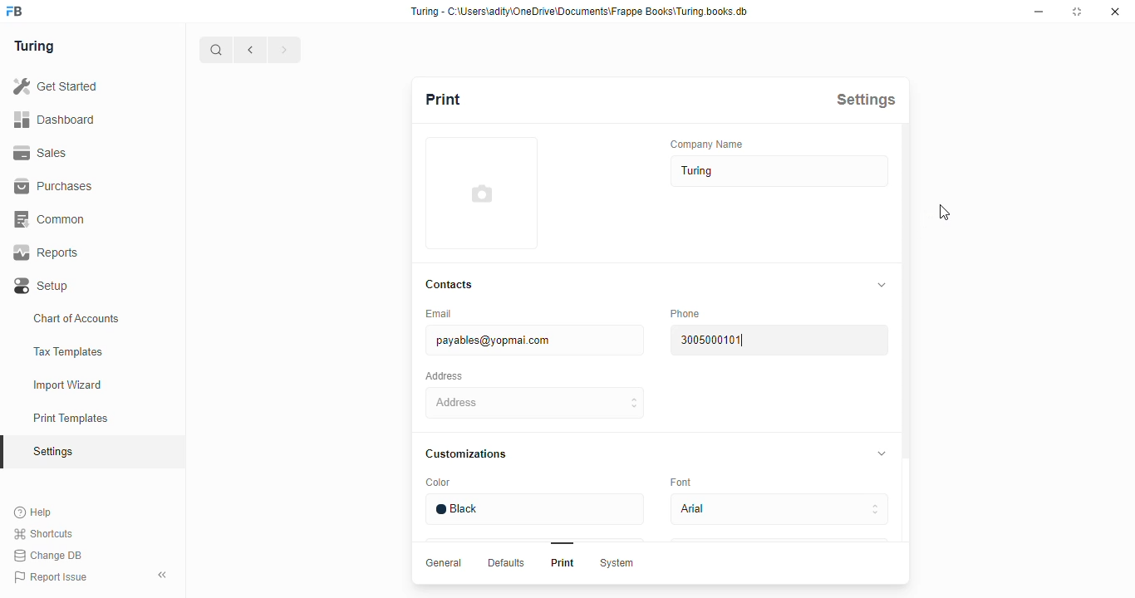  Describe the element at coordinates (52, 577) in the screenshot. I see `Report Issue` at that location.